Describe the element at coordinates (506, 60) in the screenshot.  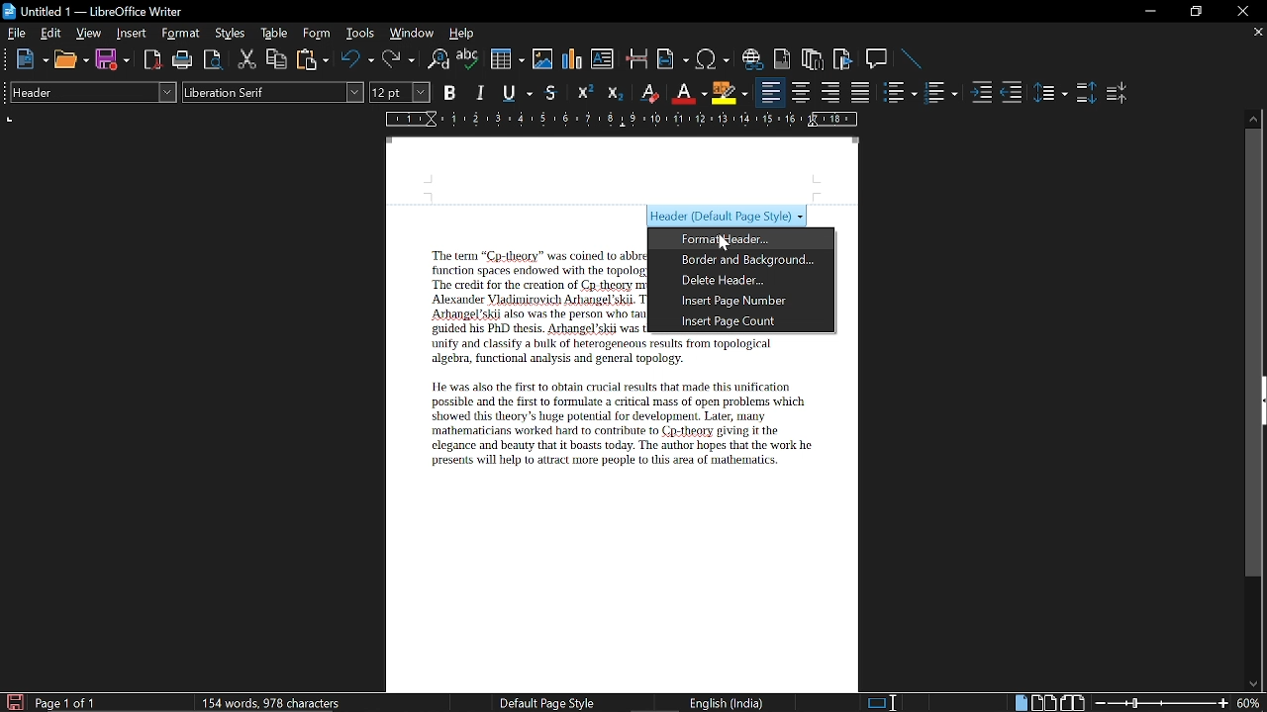
I see `Insert table` at that location.